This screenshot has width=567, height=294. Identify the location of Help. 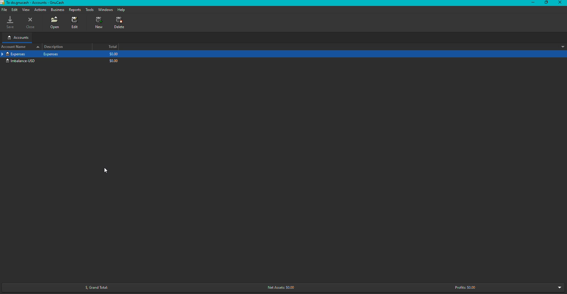
(121, 9).